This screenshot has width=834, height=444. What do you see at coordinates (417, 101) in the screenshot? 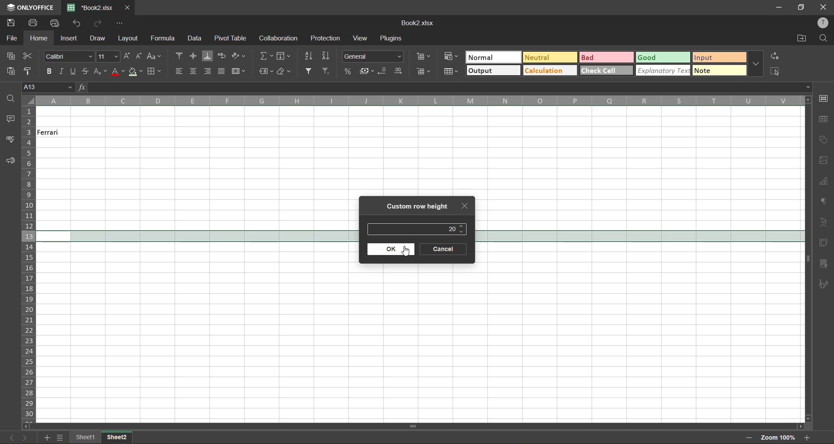
I see `column names` at bounding box center [417, 101].